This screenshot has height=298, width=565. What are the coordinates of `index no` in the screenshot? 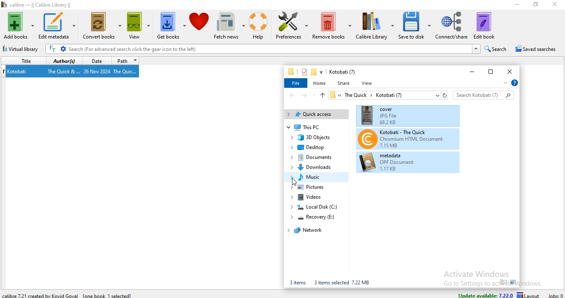 It's located at (4, 71).